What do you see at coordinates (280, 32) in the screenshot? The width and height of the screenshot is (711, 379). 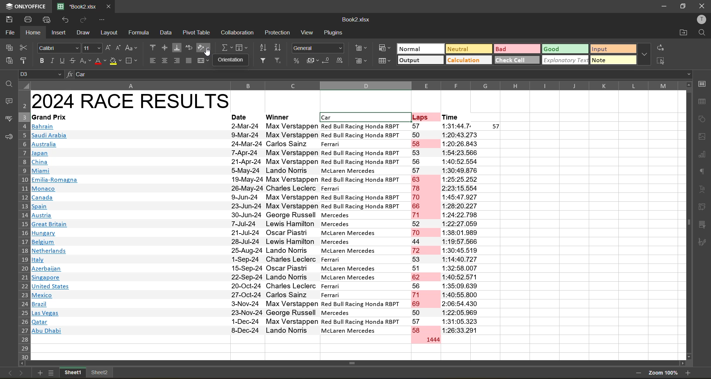 I see `protection` at bounding box center [280, 32].